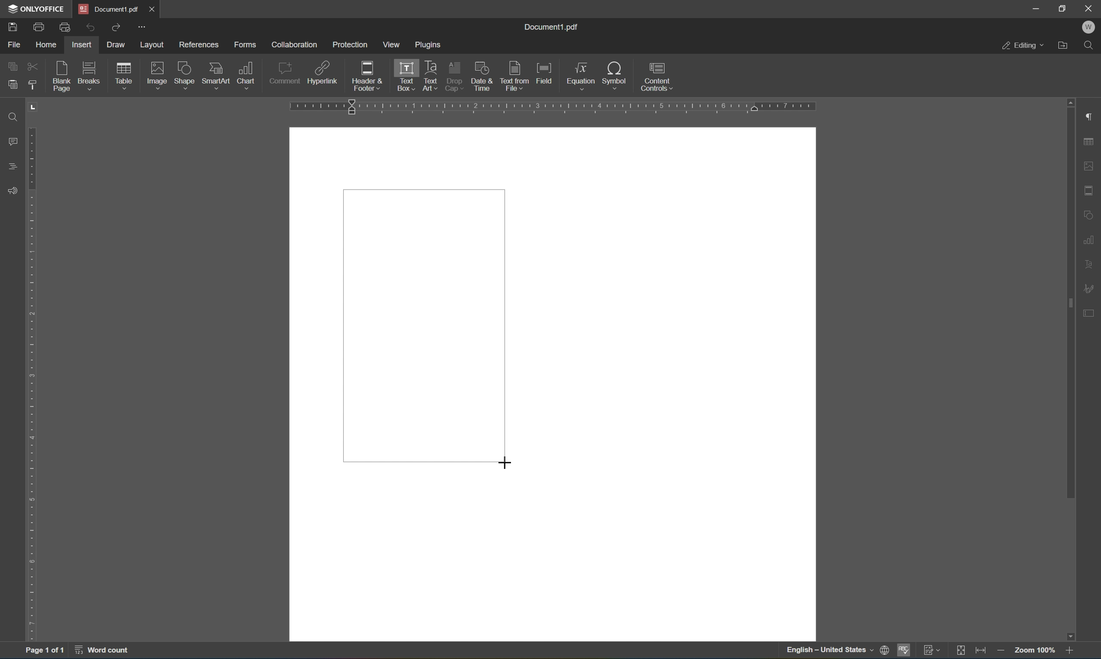 This screenshot has width=1101, height=659. Describe the element at coordinates (1003, 651) in the screenshot. I see `zoom in` at that location.